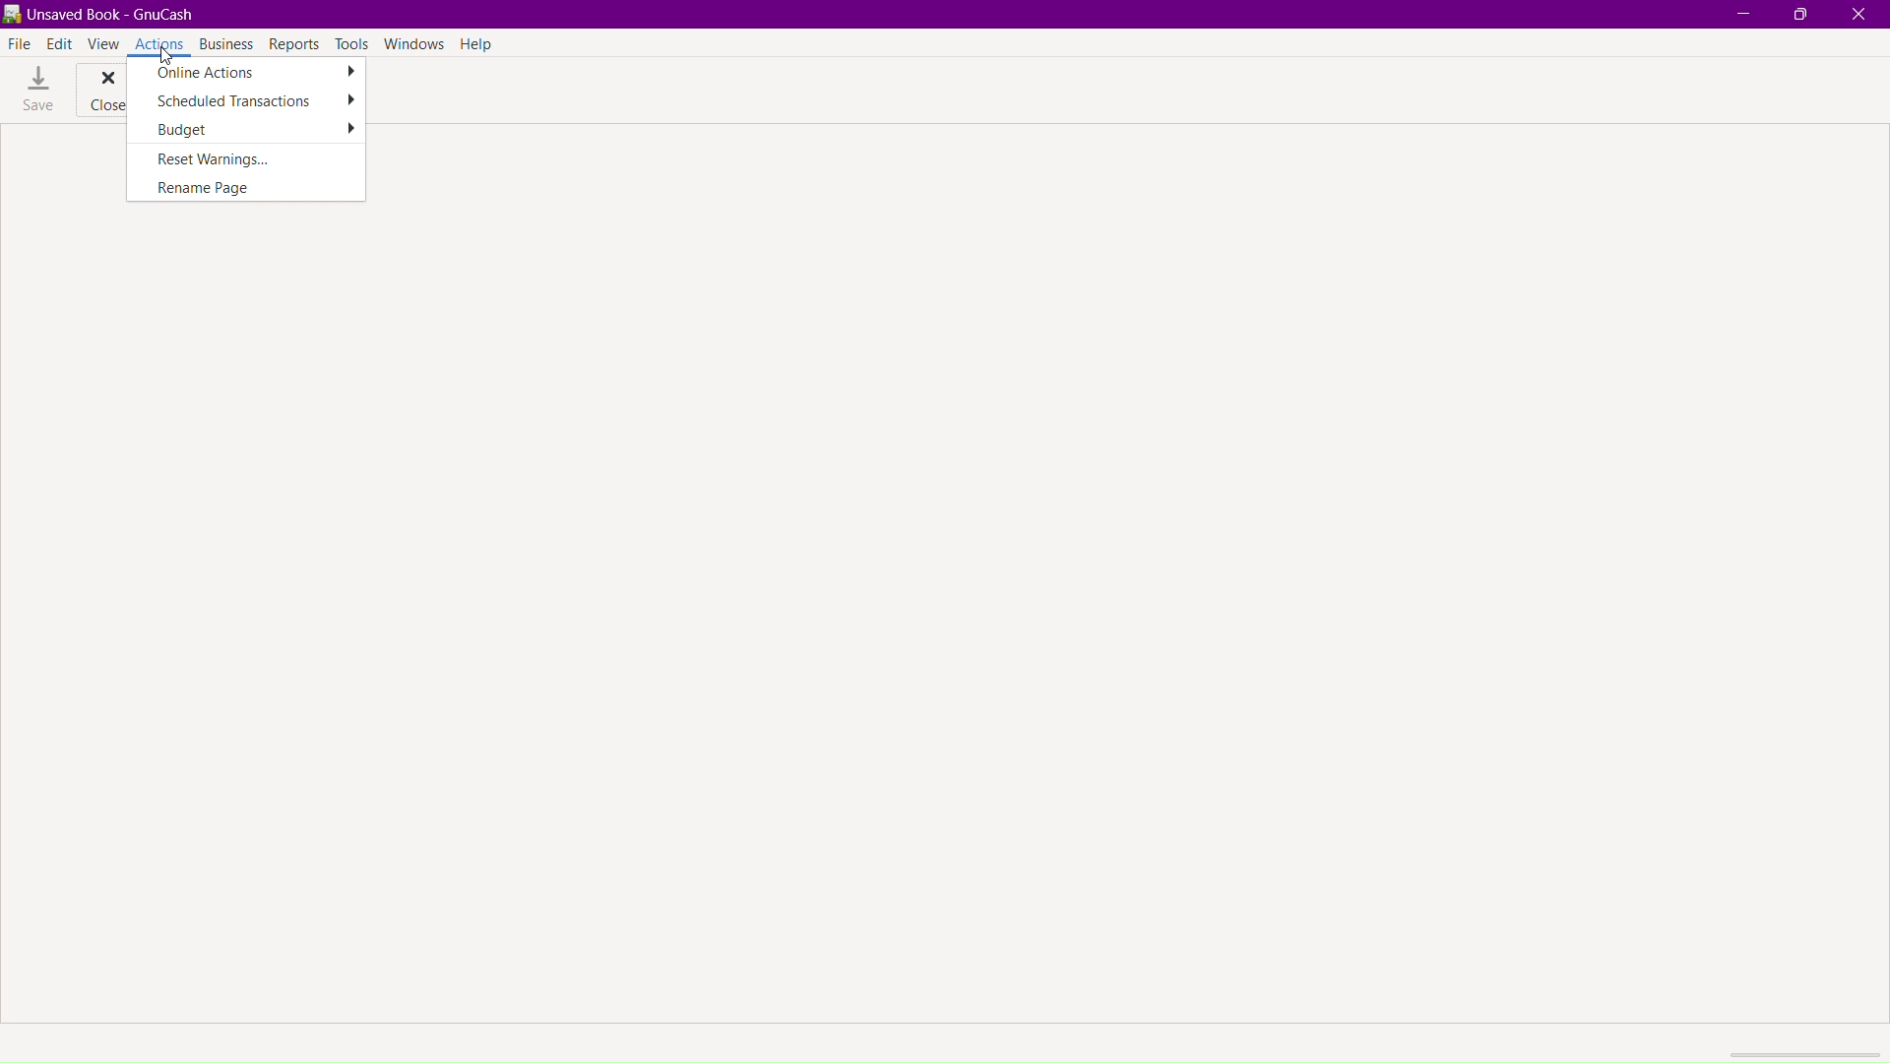 This screenshot has width=1890, height=1063. Describe the element at coordinates (36, 92) in the screenshot. I see `Save` at that location.